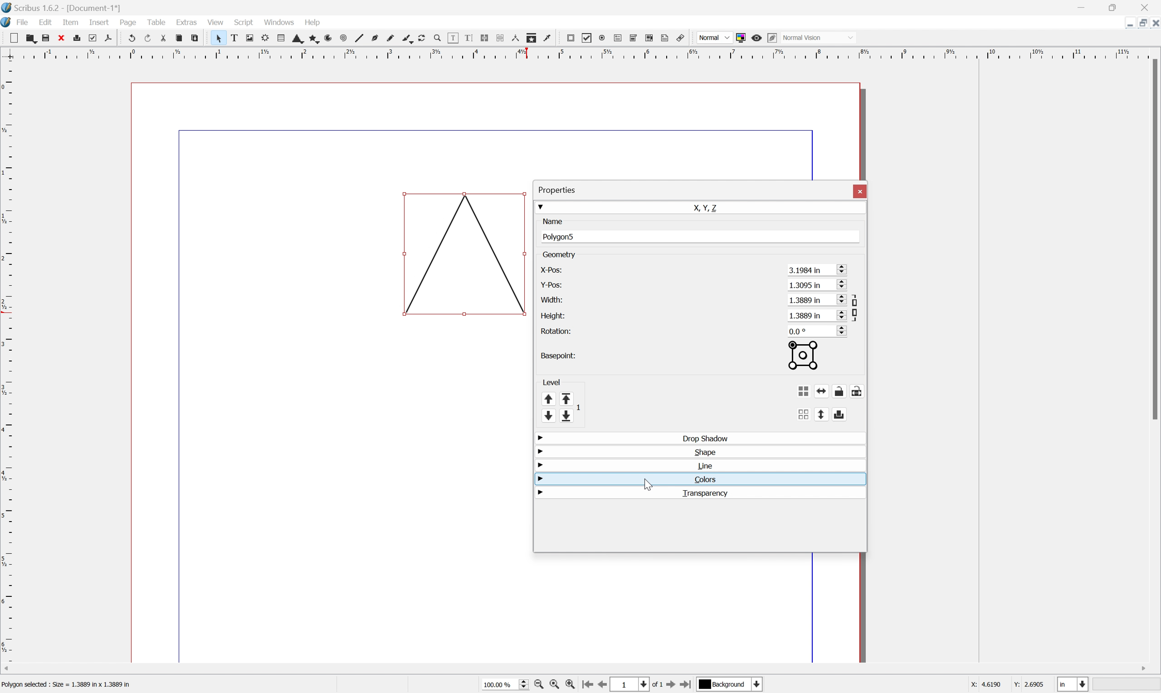  What do you see at coordinates (408, 39) in the screenshot?
I see `Calligraphic lines` at bounding box center [408, 39].